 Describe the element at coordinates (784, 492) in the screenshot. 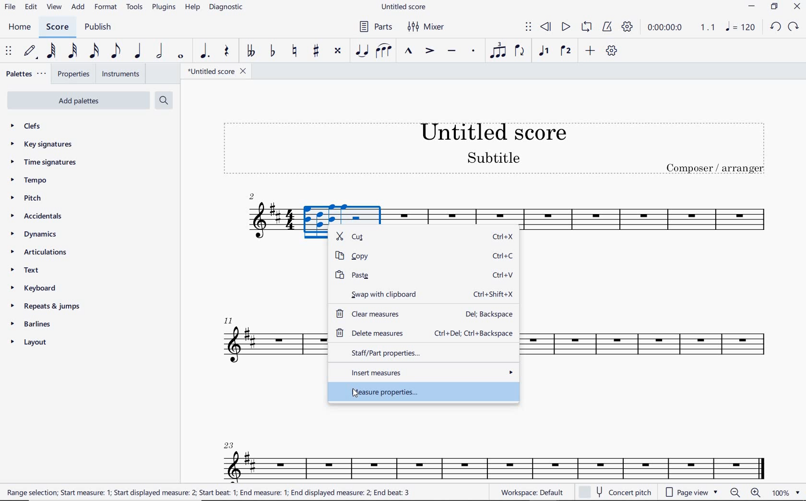

I see `zoom factor` at that location.